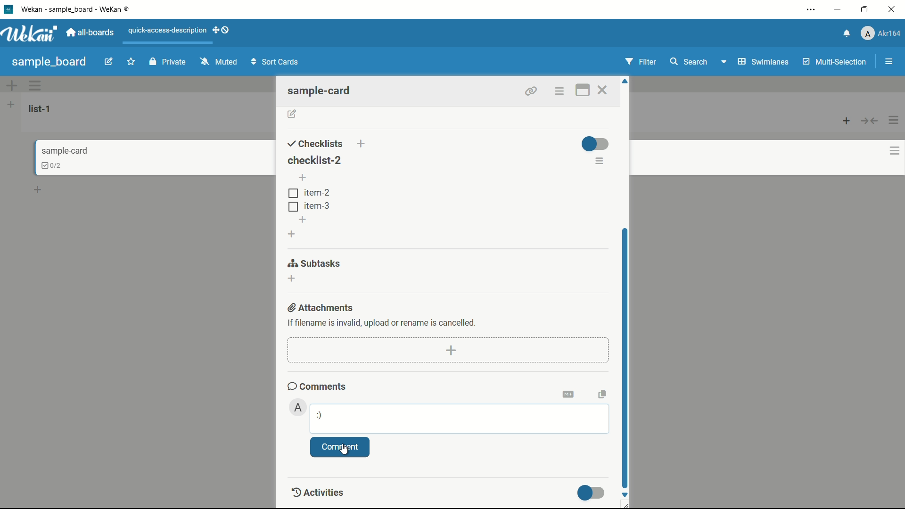 Image resolution: width=905 pixels, height=509 pixels. Describe the element at coordinates (46, 165) in the screenshot. I see `checklist` at that location.